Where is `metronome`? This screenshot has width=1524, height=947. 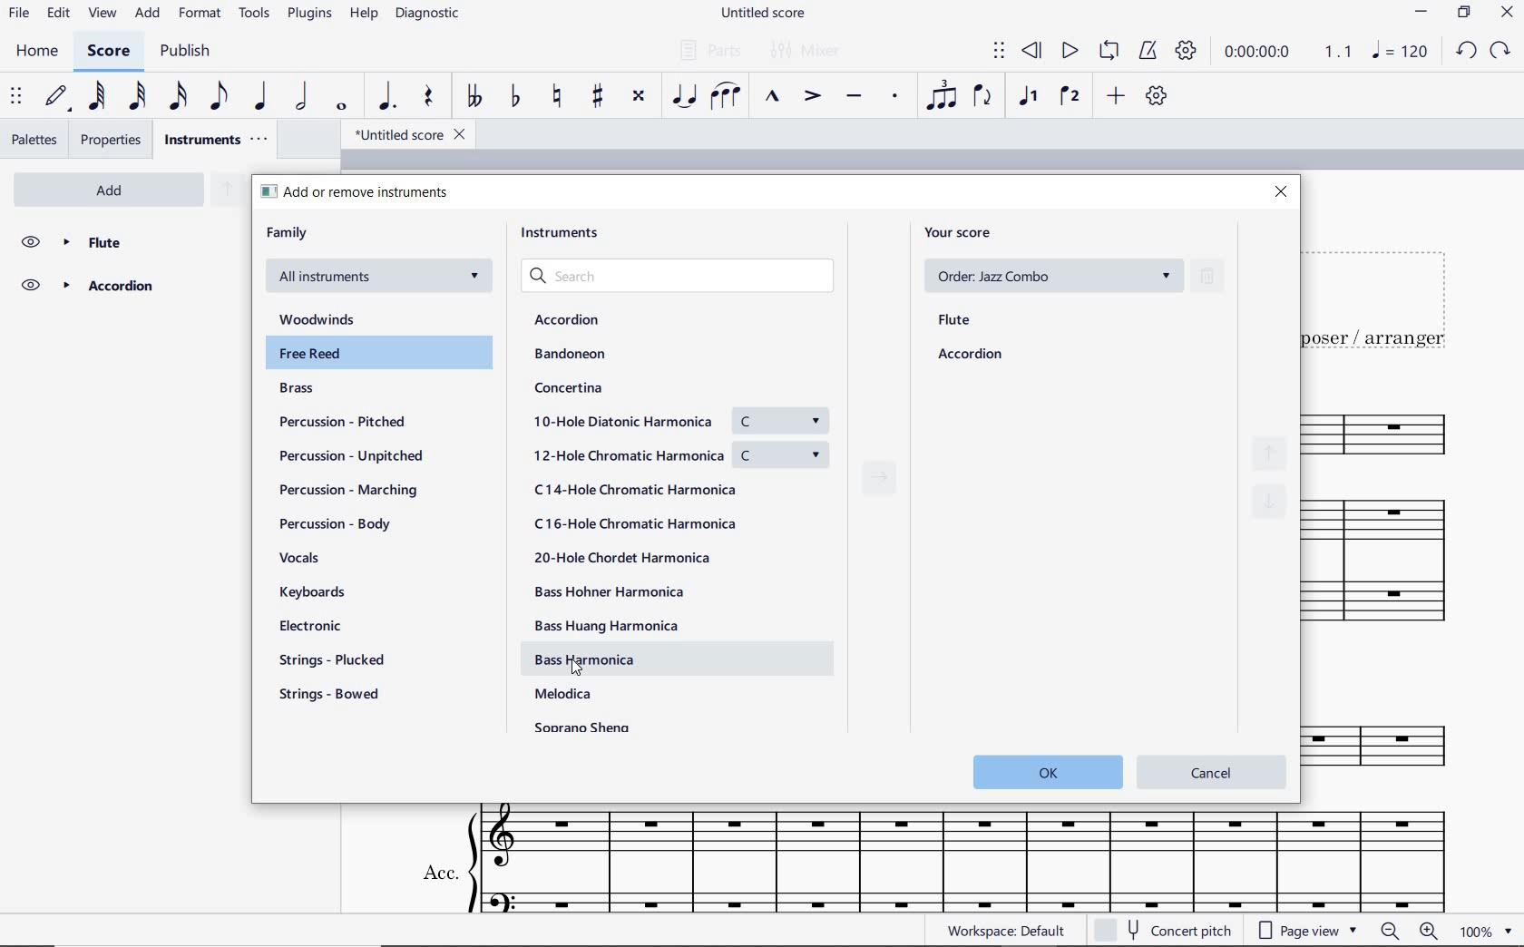 metronome is located at coordinates (1147, 52).